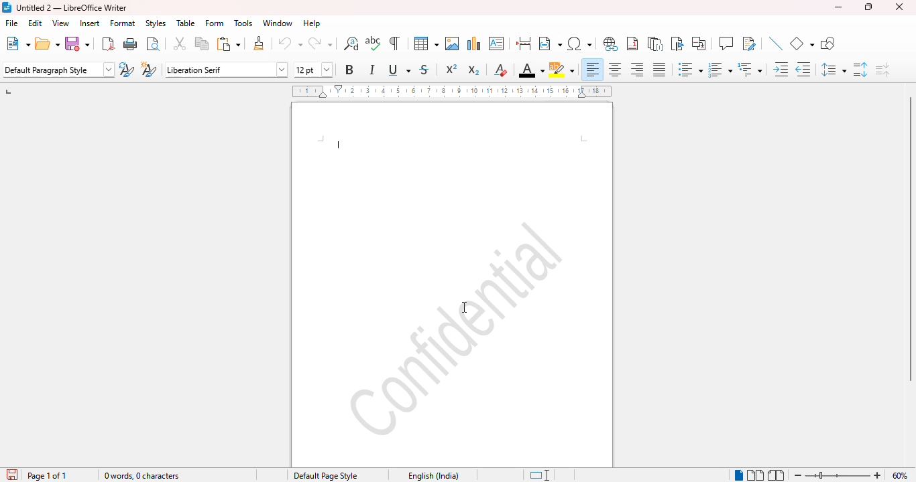 This screenshot has height=482, width=916. Describe the element at coordinates (320, 44) in the screenshot. I see `redo` at that location.